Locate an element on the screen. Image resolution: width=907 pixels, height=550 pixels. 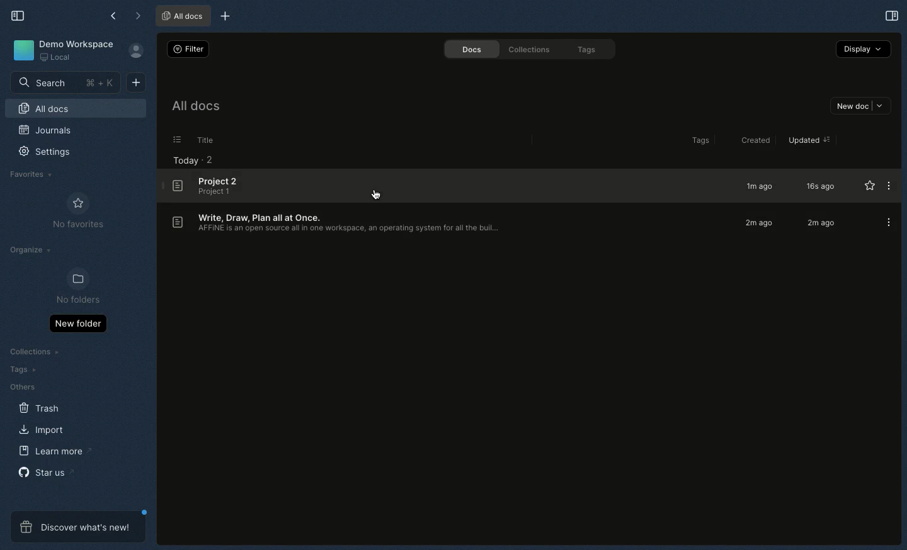
New doc is located at coordinates (861, 105).